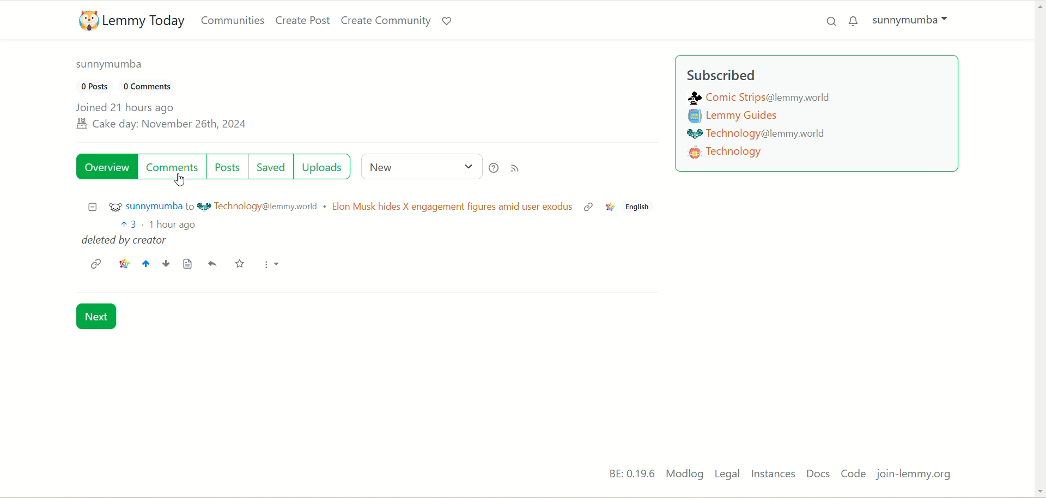 This screenshot has width=1046, height=498. I want to click on create community, so click(385, 20).